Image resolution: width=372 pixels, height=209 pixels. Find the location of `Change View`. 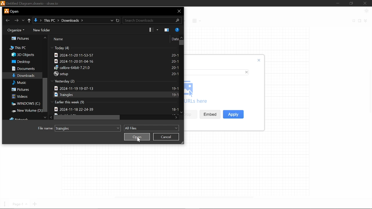

Change View is located at coordinates (149, 30).